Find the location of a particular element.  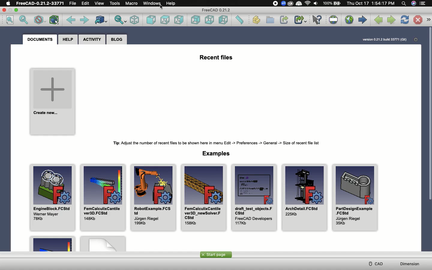

CAD menu is located at coordinates (375, 264).